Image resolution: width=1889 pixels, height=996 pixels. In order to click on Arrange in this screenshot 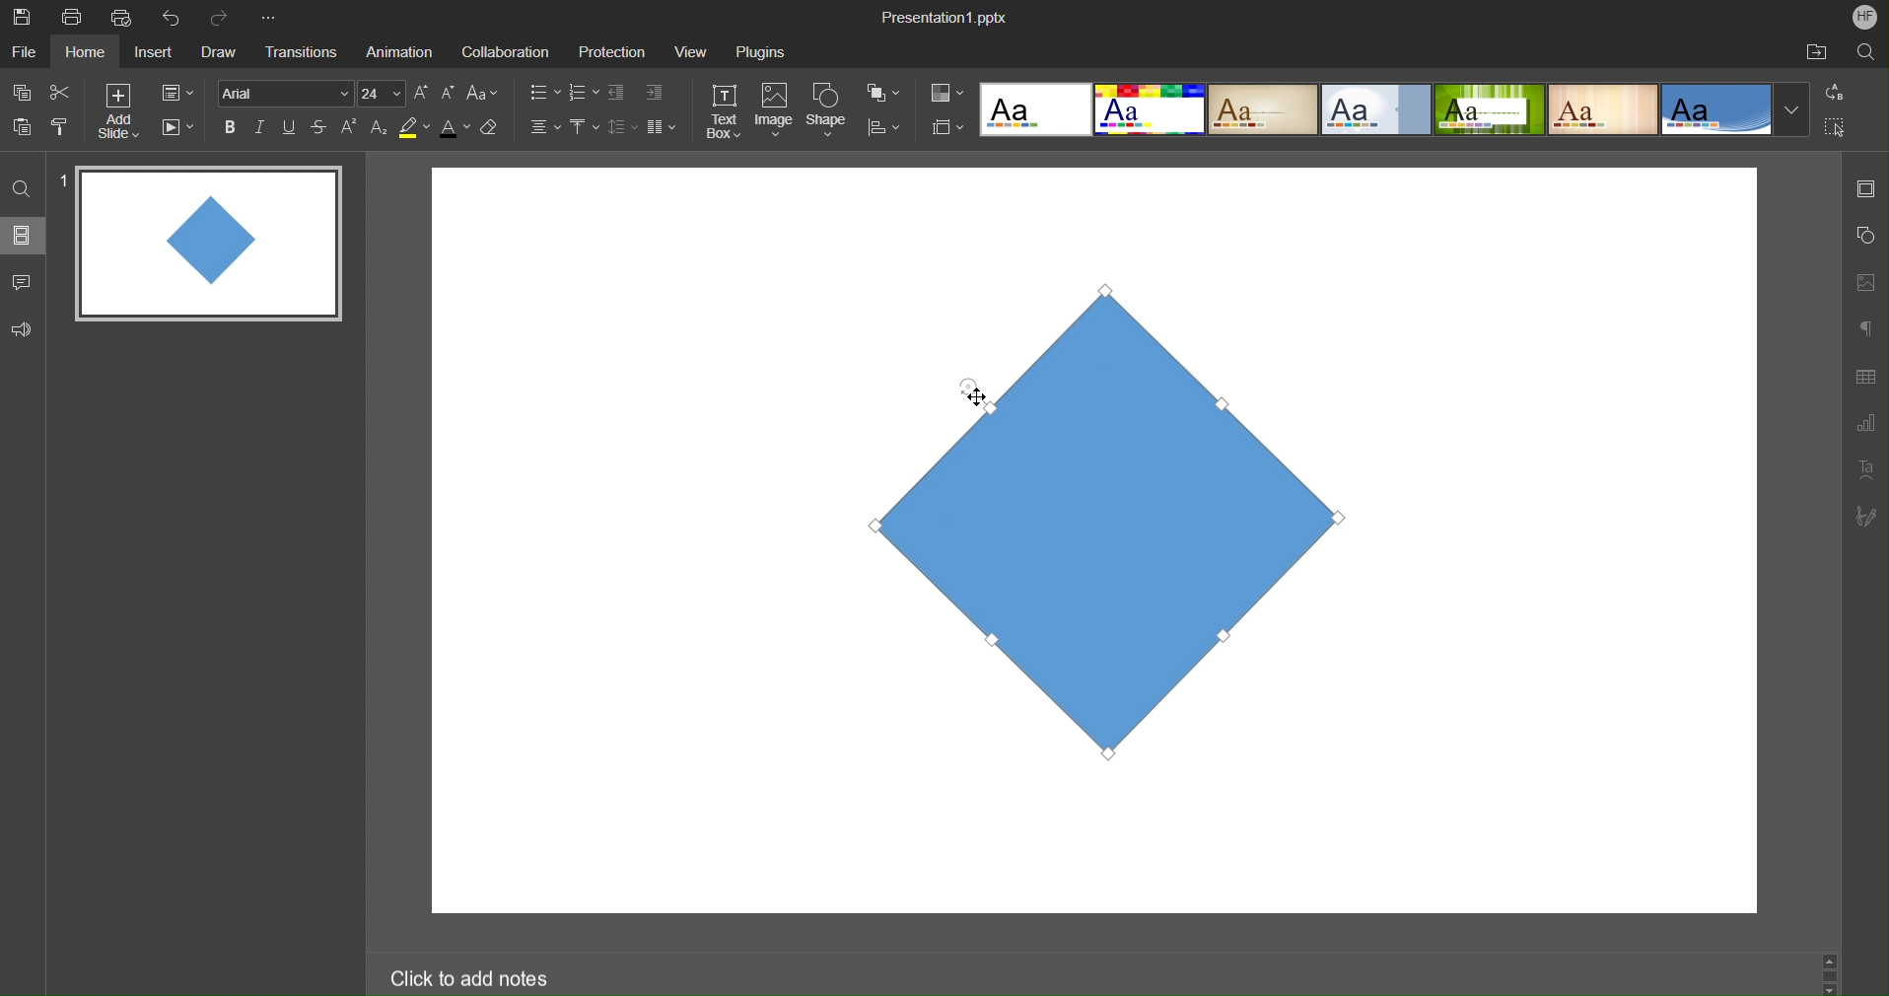, I will do `click(885, 93)`.